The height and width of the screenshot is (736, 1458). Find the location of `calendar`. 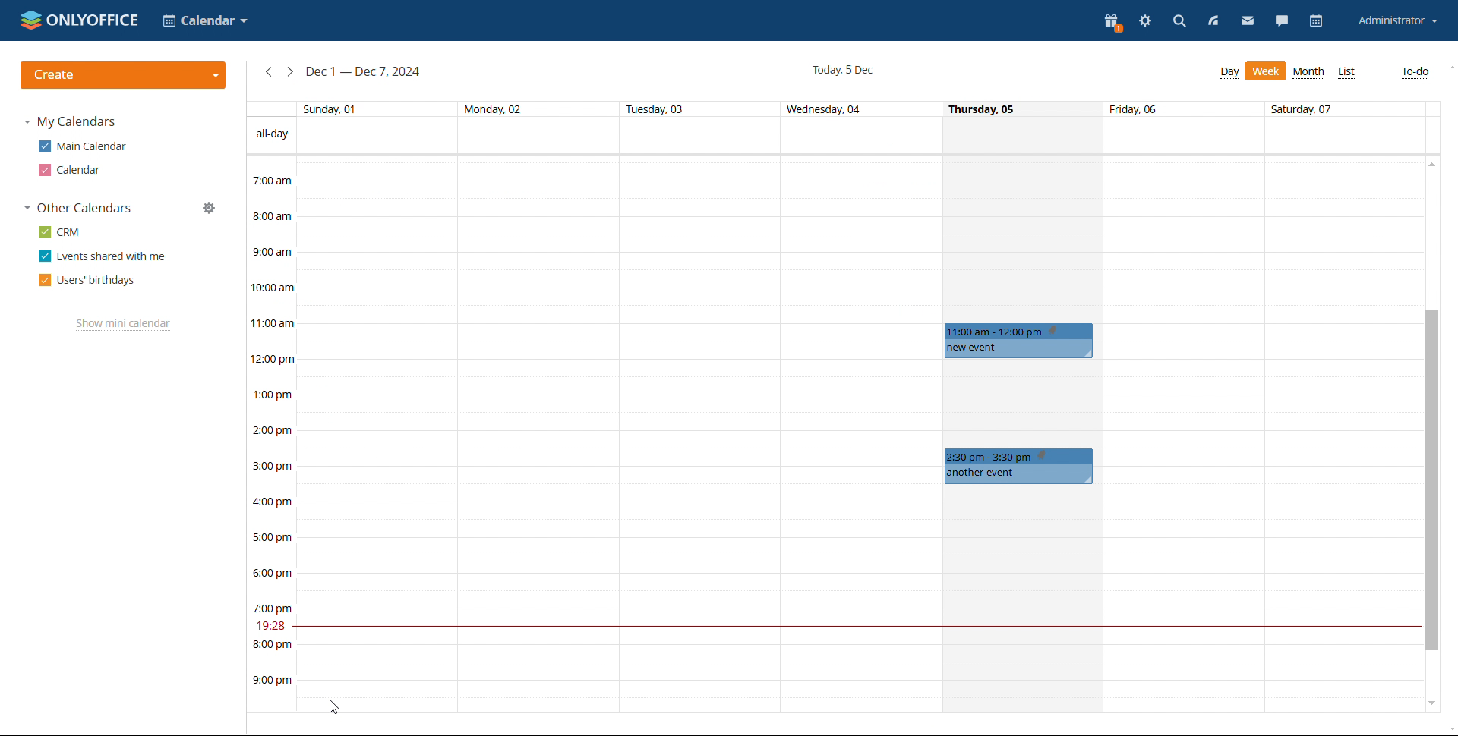

calendar is located at coordinates (1317, 21).